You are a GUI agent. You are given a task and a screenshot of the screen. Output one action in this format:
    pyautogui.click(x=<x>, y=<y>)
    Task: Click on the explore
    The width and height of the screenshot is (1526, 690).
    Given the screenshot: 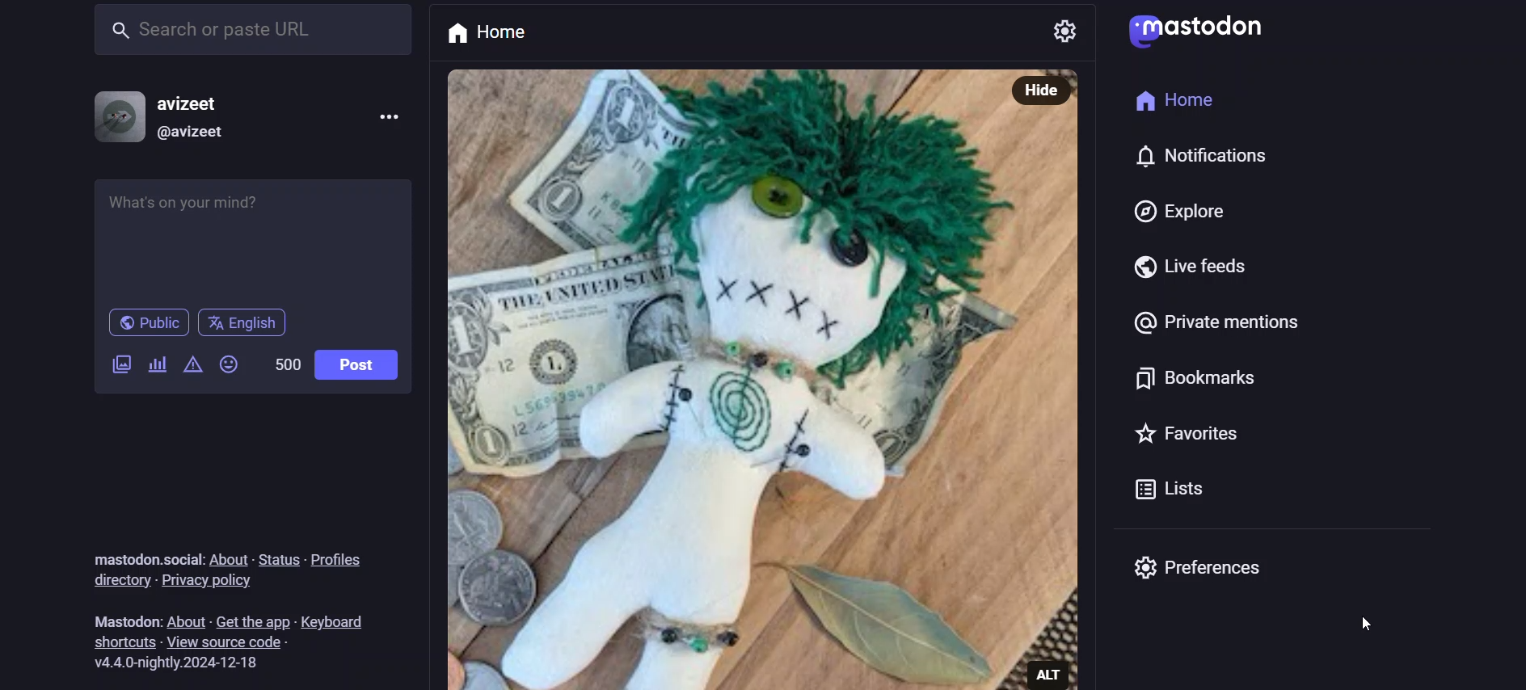 What is the action you would take?
    pyautogui.click(x=1179, y=210)
    